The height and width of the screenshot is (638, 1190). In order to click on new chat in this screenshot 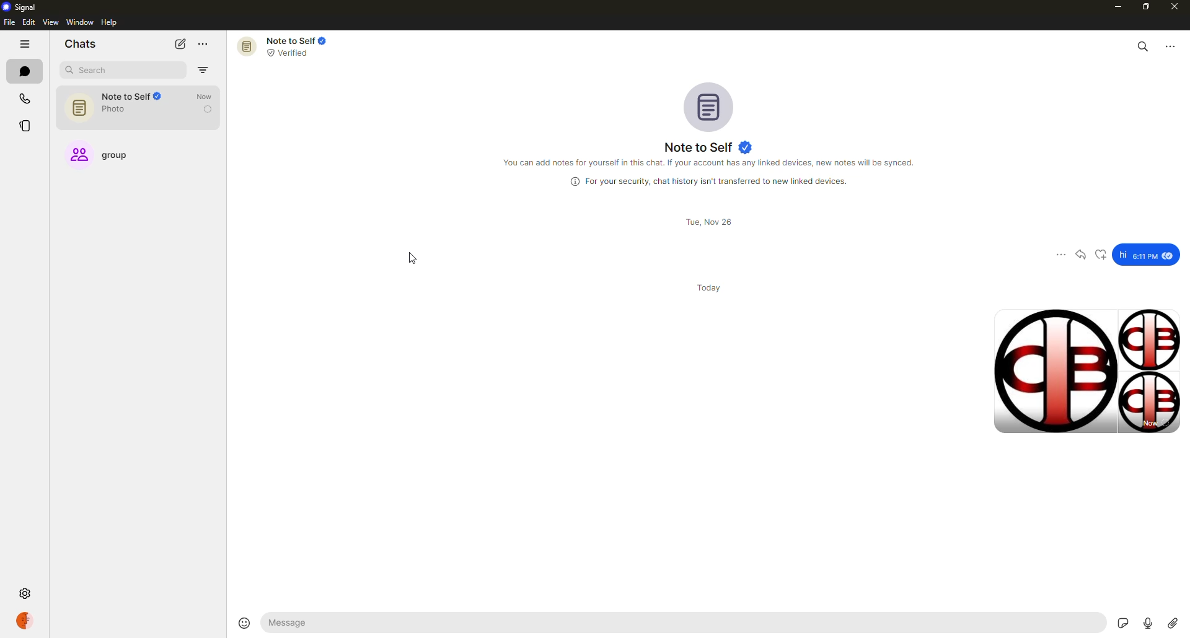, I will do `click(179, 44)`.